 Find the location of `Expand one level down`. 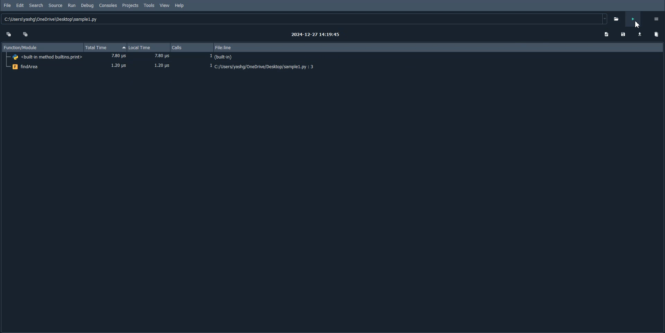

Expand one level down is located at coordinates (26, 34).